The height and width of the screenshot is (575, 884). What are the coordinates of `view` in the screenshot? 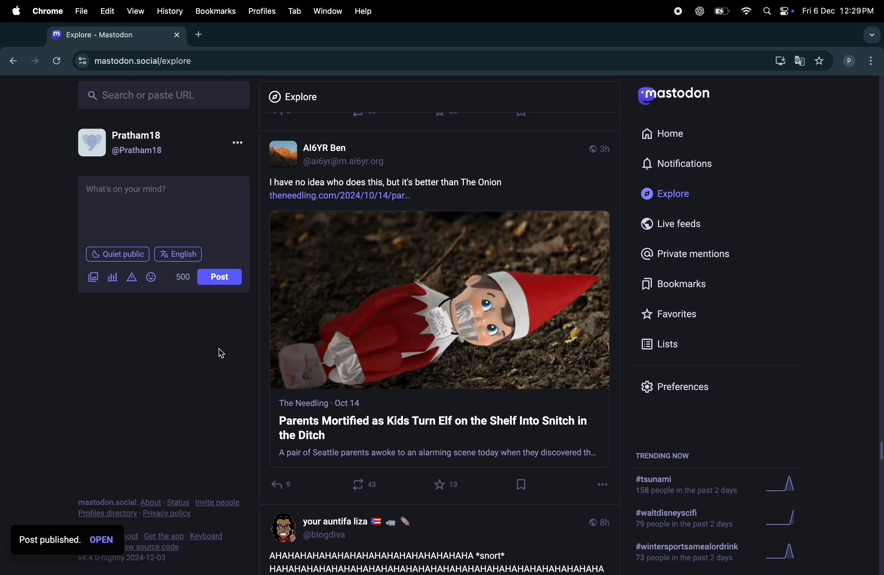 It's located at (133, 12).